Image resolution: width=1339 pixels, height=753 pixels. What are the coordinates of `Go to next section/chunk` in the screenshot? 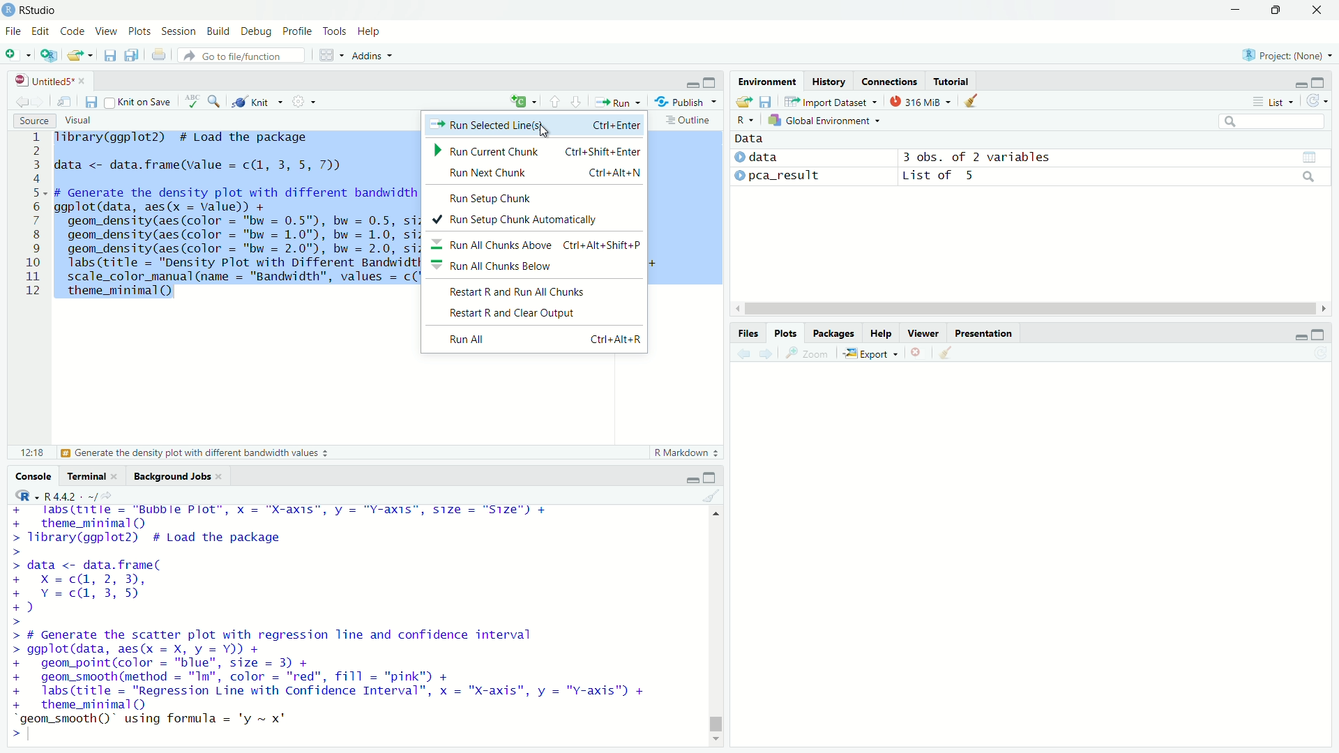 It's located at (575, 100).